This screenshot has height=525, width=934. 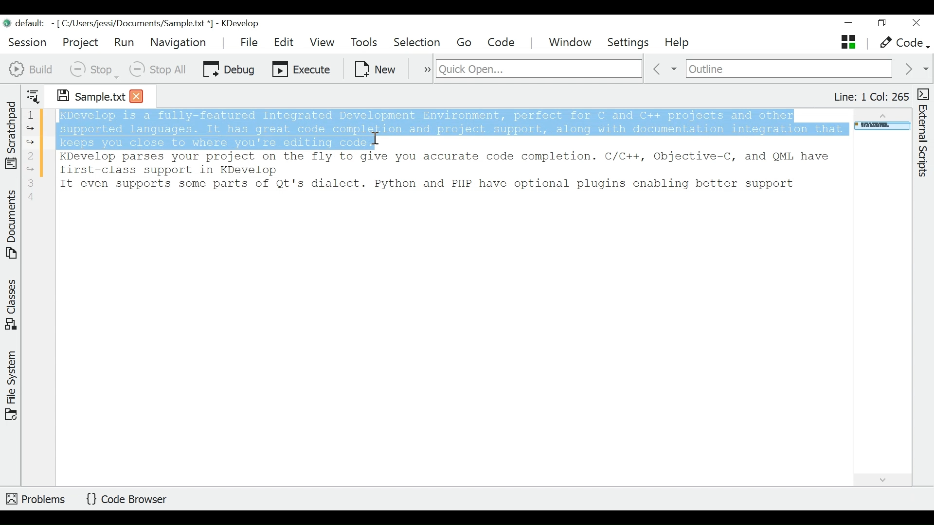 What do you see at coordinates (13, 226) in the screenshot?
I see `Documents` at bounding box center [13, 226].